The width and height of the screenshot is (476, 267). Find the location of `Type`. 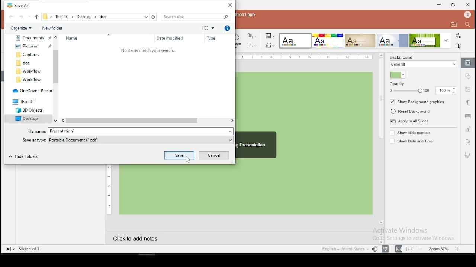

Type is located at coordinates (213, 38).